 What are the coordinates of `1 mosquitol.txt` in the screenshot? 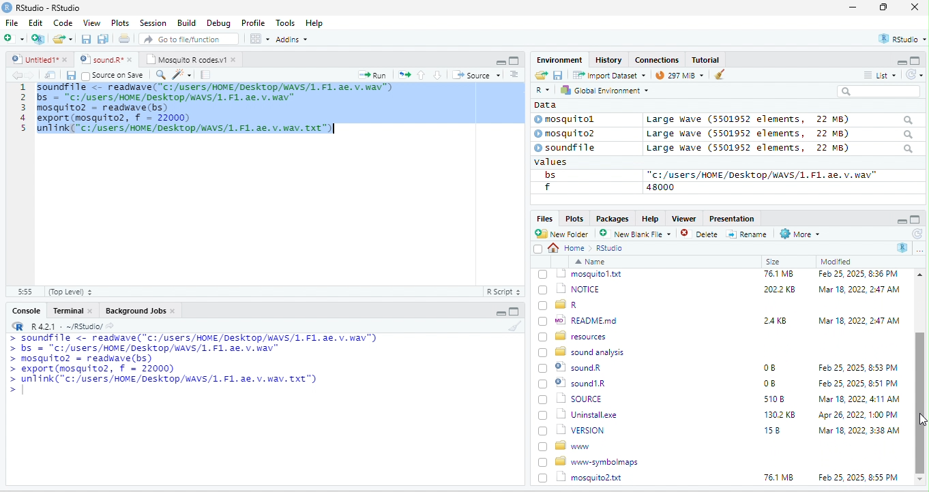 It's located at (576, 354).